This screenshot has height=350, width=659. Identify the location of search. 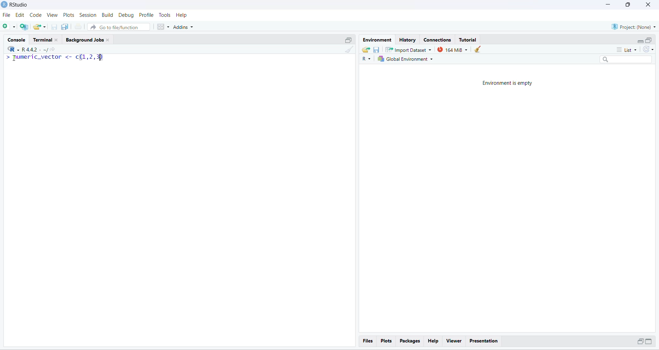
(627, 60).